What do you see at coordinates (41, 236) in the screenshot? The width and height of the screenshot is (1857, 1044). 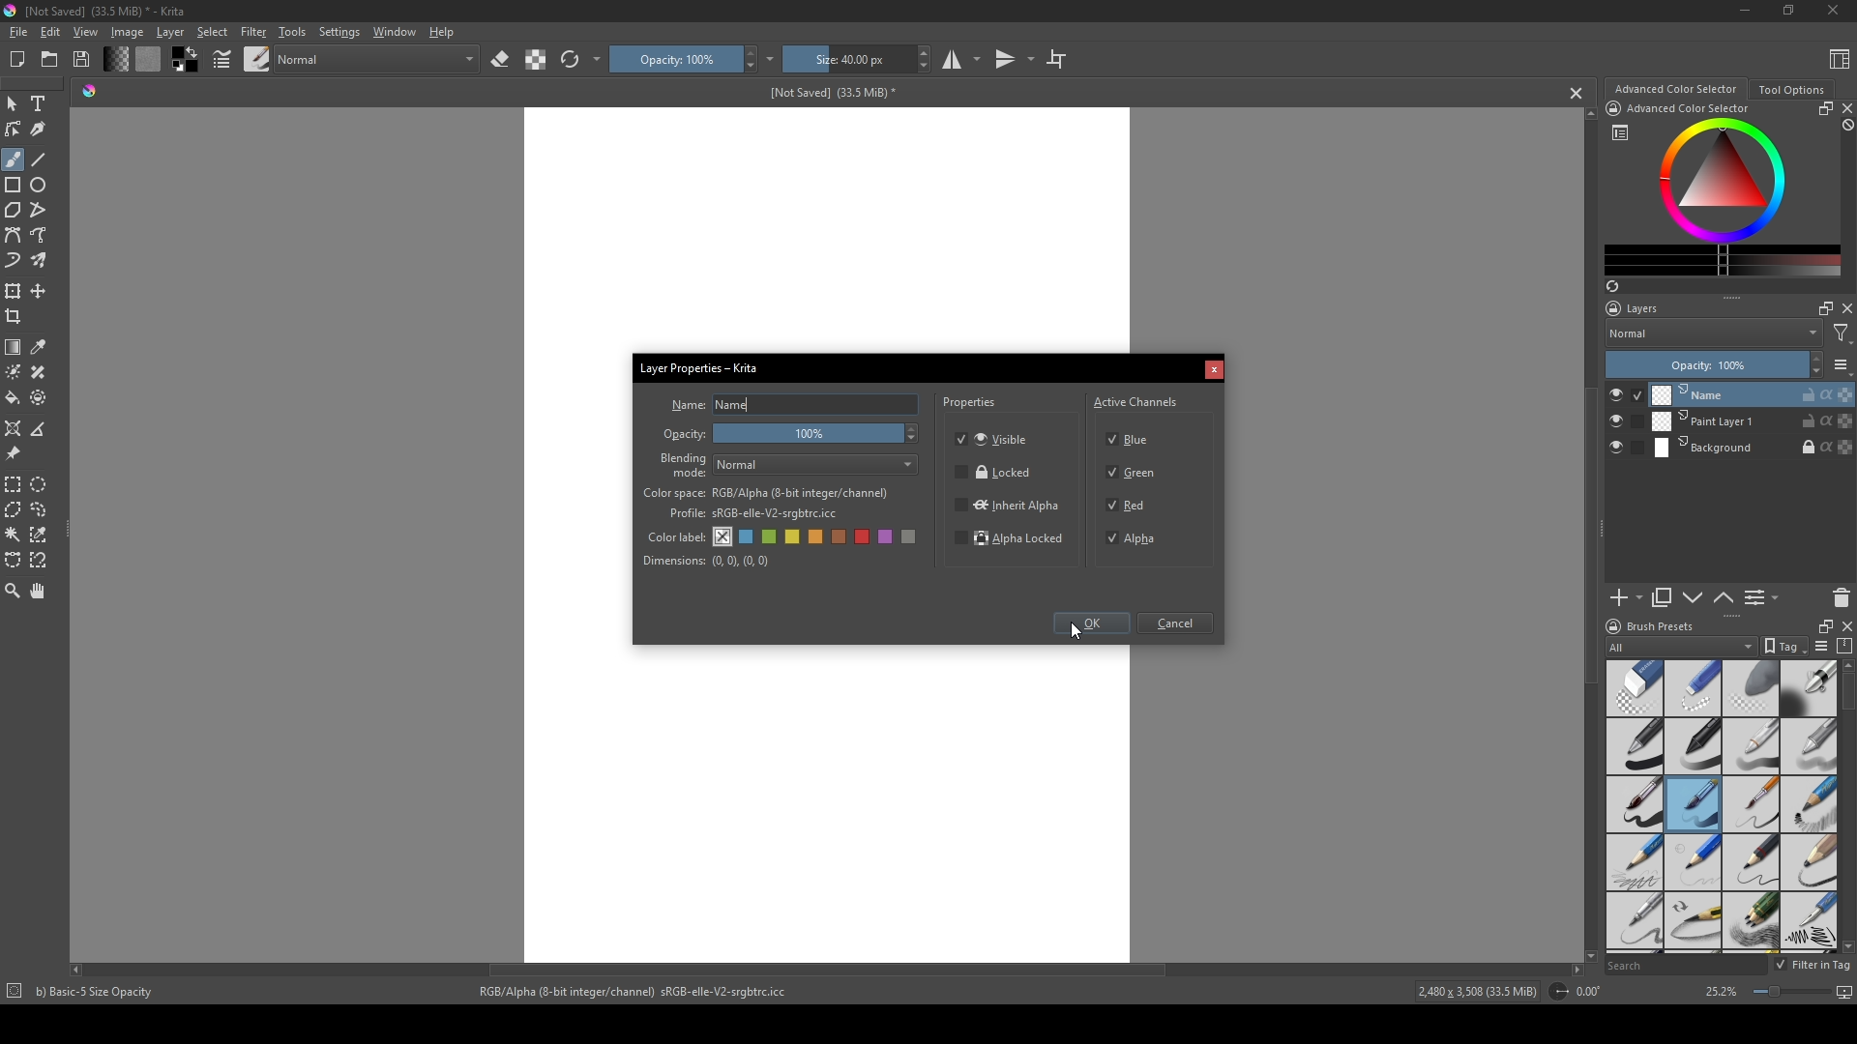 I see `free hand` at bounding box center [41, 236].